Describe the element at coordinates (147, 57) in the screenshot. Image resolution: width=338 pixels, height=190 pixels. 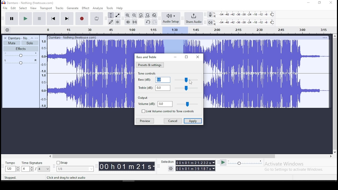
I see `bass and treble` at that location.